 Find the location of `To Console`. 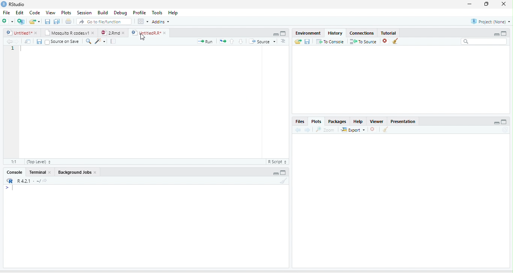

To Console is located at coordinates (330, 41).